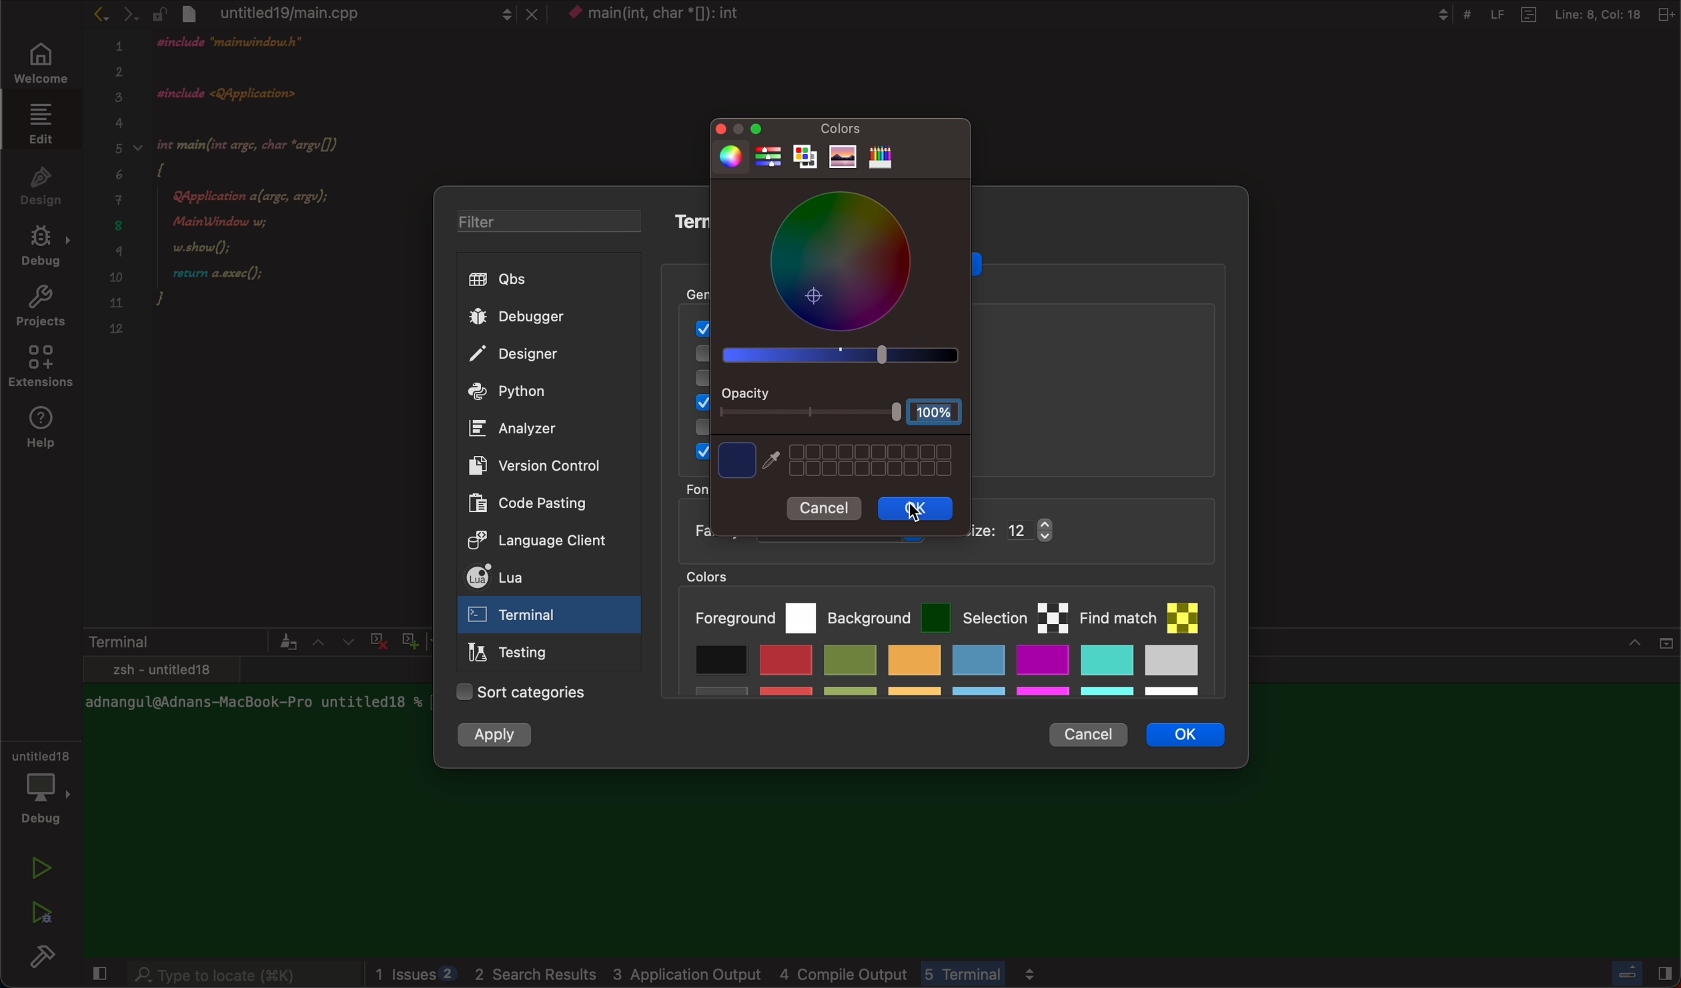 The height and width of the screenshot is (988, 1681). Describe the element at coordinates (40, 912) in the screenshot. I see `run and debug` at that location.